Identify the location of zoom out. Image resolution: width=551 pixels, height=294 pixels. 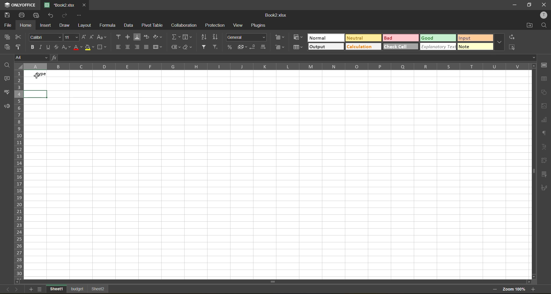
(494, 289).